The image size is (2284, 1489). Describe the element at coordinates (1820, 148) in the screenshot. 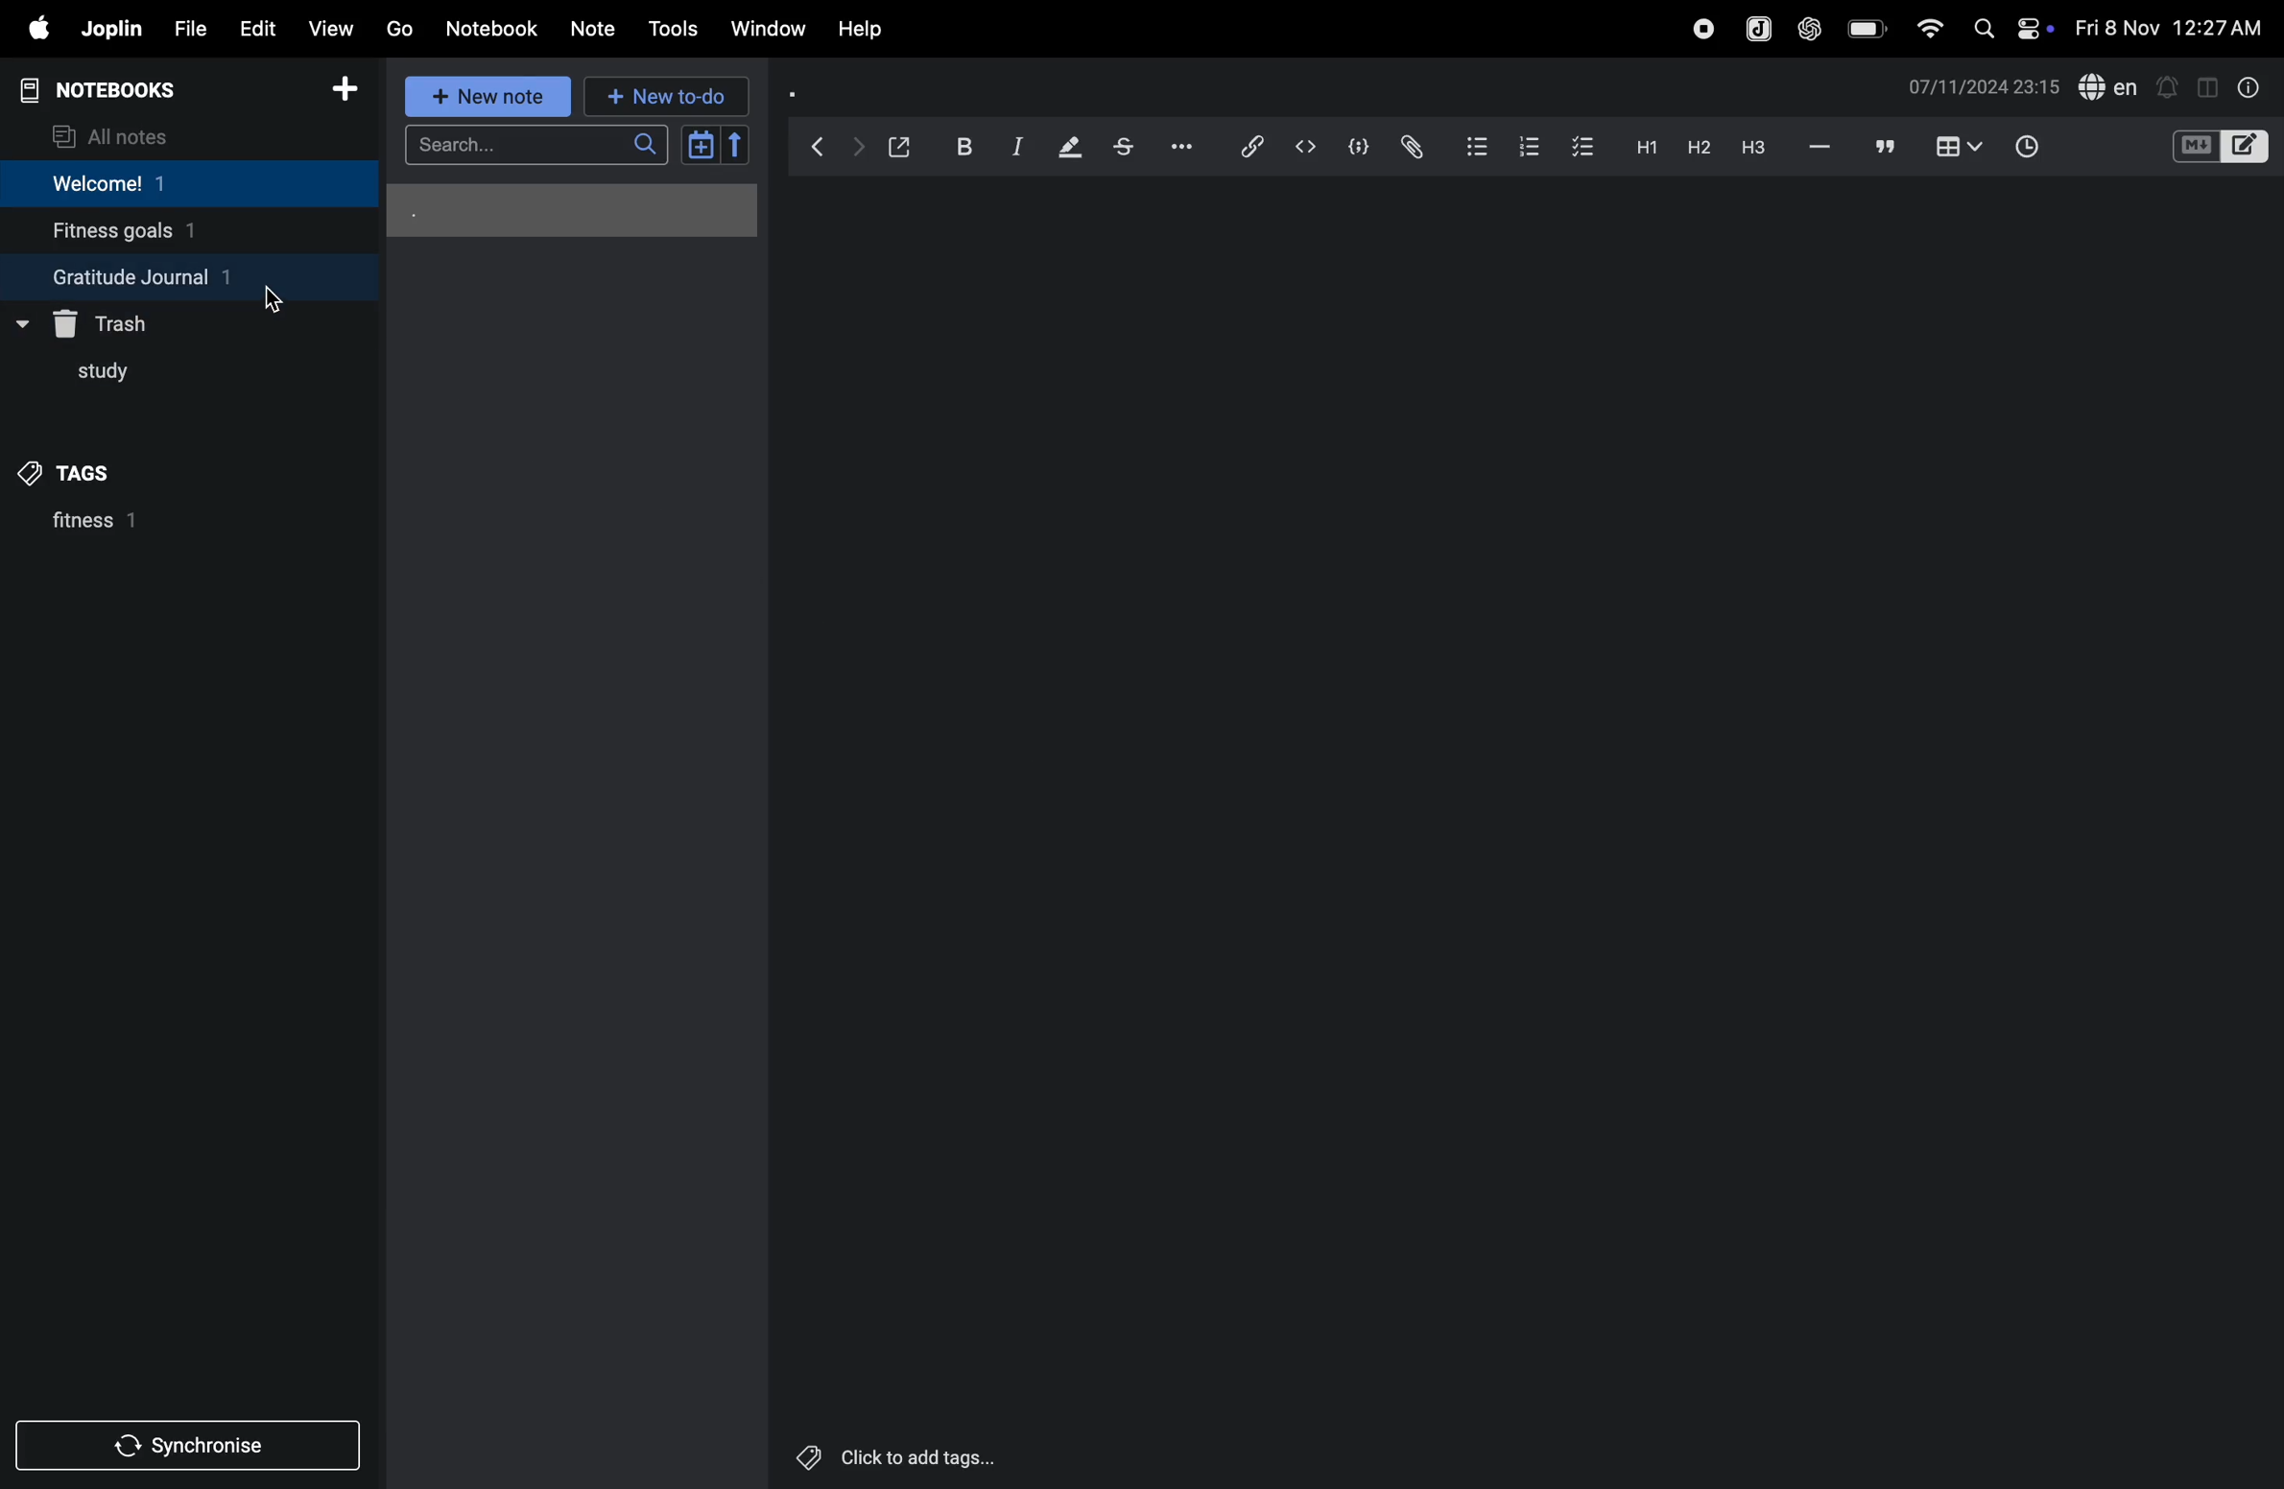

I see `horrizontal line` at that location.